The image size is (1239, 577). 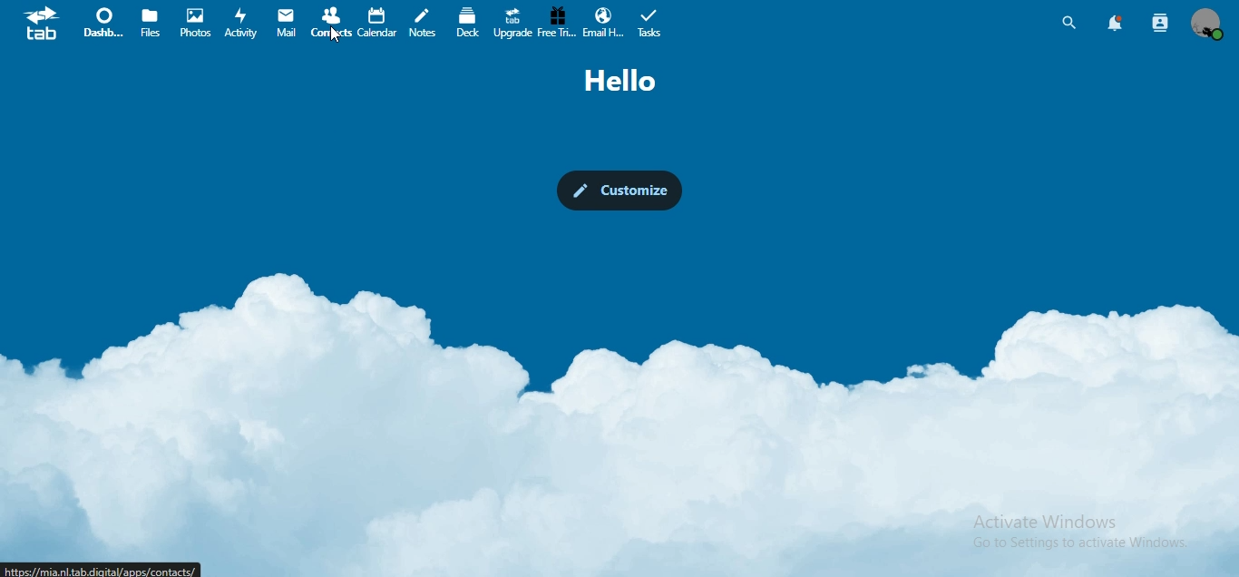 What do you see at coordinates (103, 22) in the screenshot?
I see `dashboard` at bounding box center [103, 22].